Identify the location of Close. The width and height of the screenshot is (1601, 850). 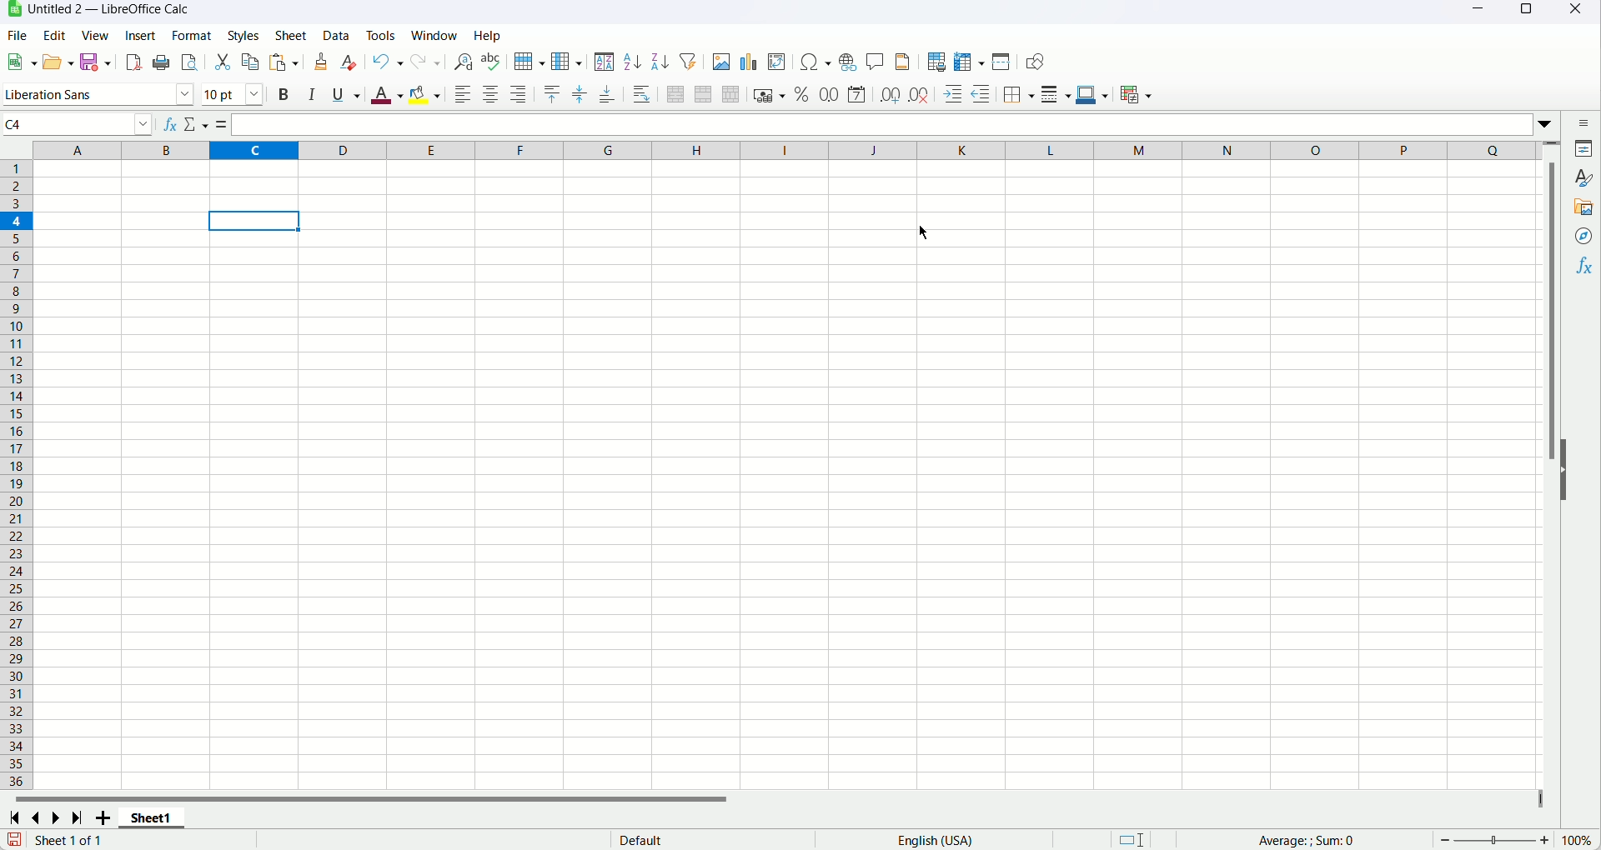
(1579, 12).